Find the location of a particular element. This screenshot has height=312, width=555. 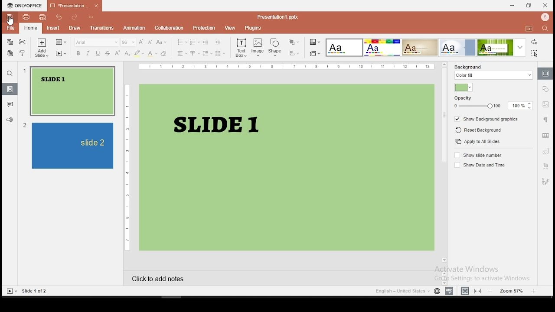

superscript is located at coordinates (117, 52).